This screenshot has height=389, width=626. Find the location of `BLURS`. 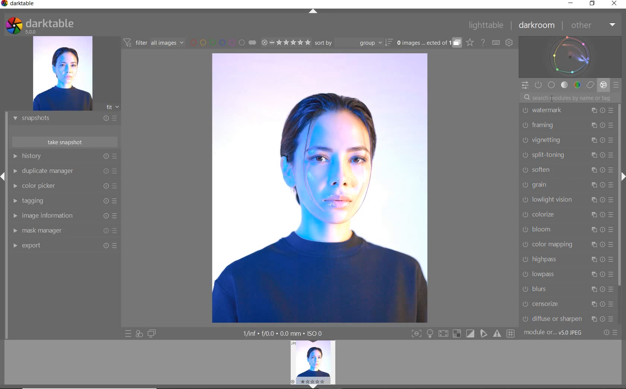

BLURS is located at coordinates (567, 289).